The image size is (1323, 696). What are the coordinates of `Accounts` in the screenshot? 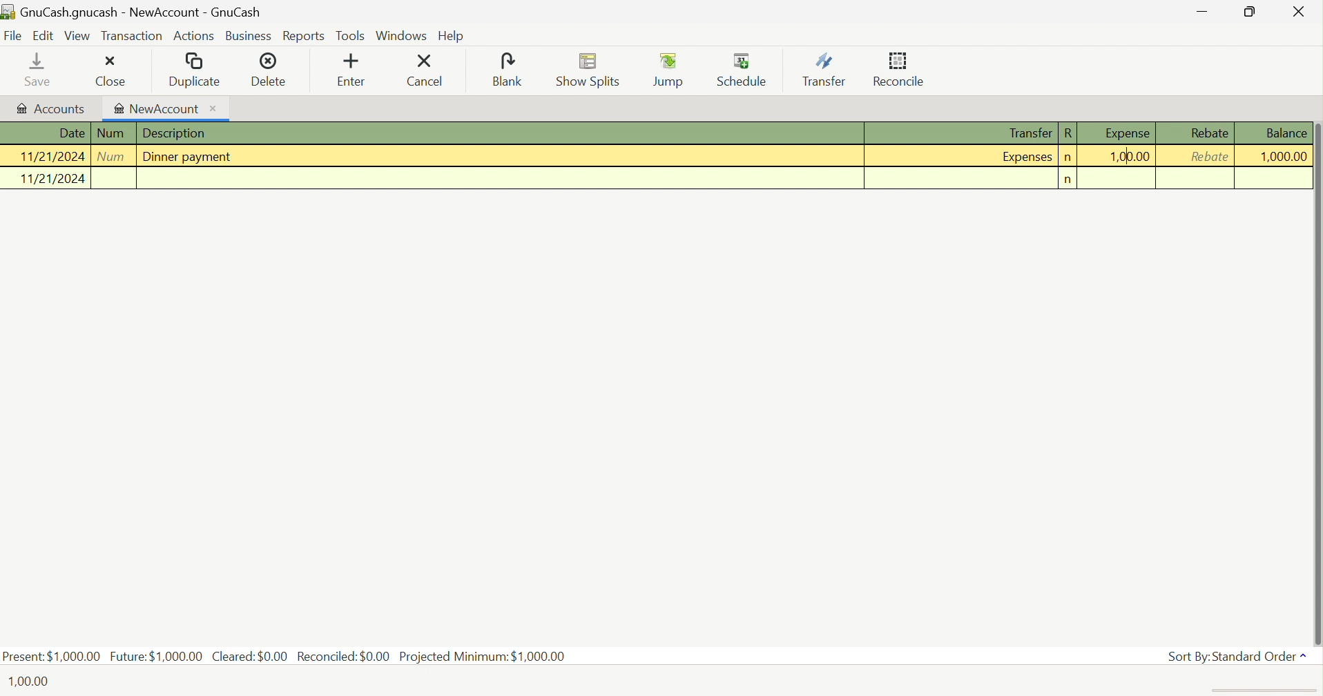 It's located at (50, 107).